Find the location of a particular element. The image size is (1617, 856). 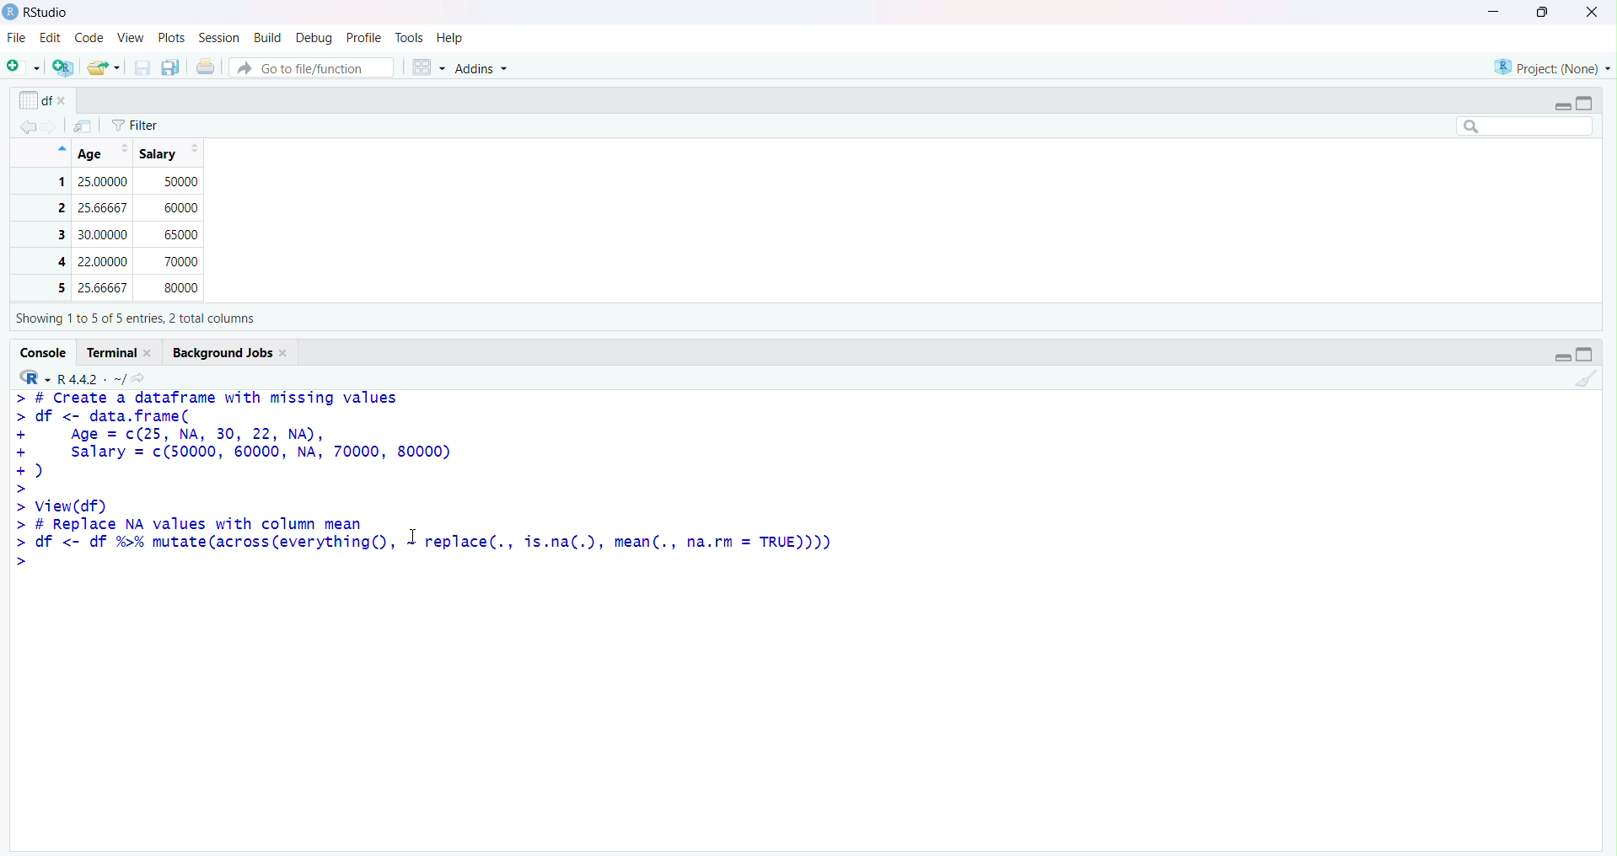

Hide is located at coordinates (57, 151).